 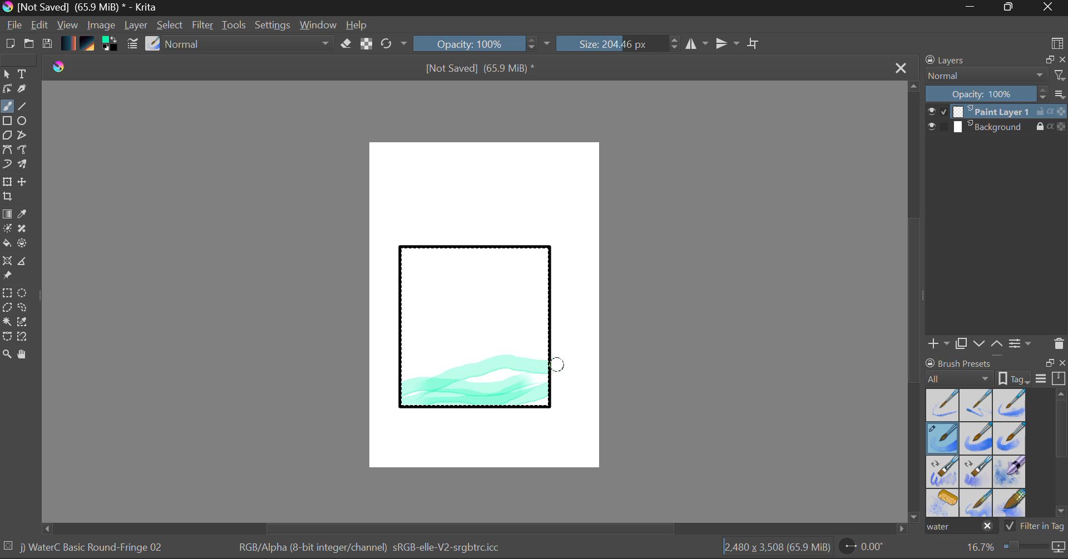 What do you see at coordinates (7, 213) in the screenshot?
I see `Fill Gradient` at bounding box center [7, 213].